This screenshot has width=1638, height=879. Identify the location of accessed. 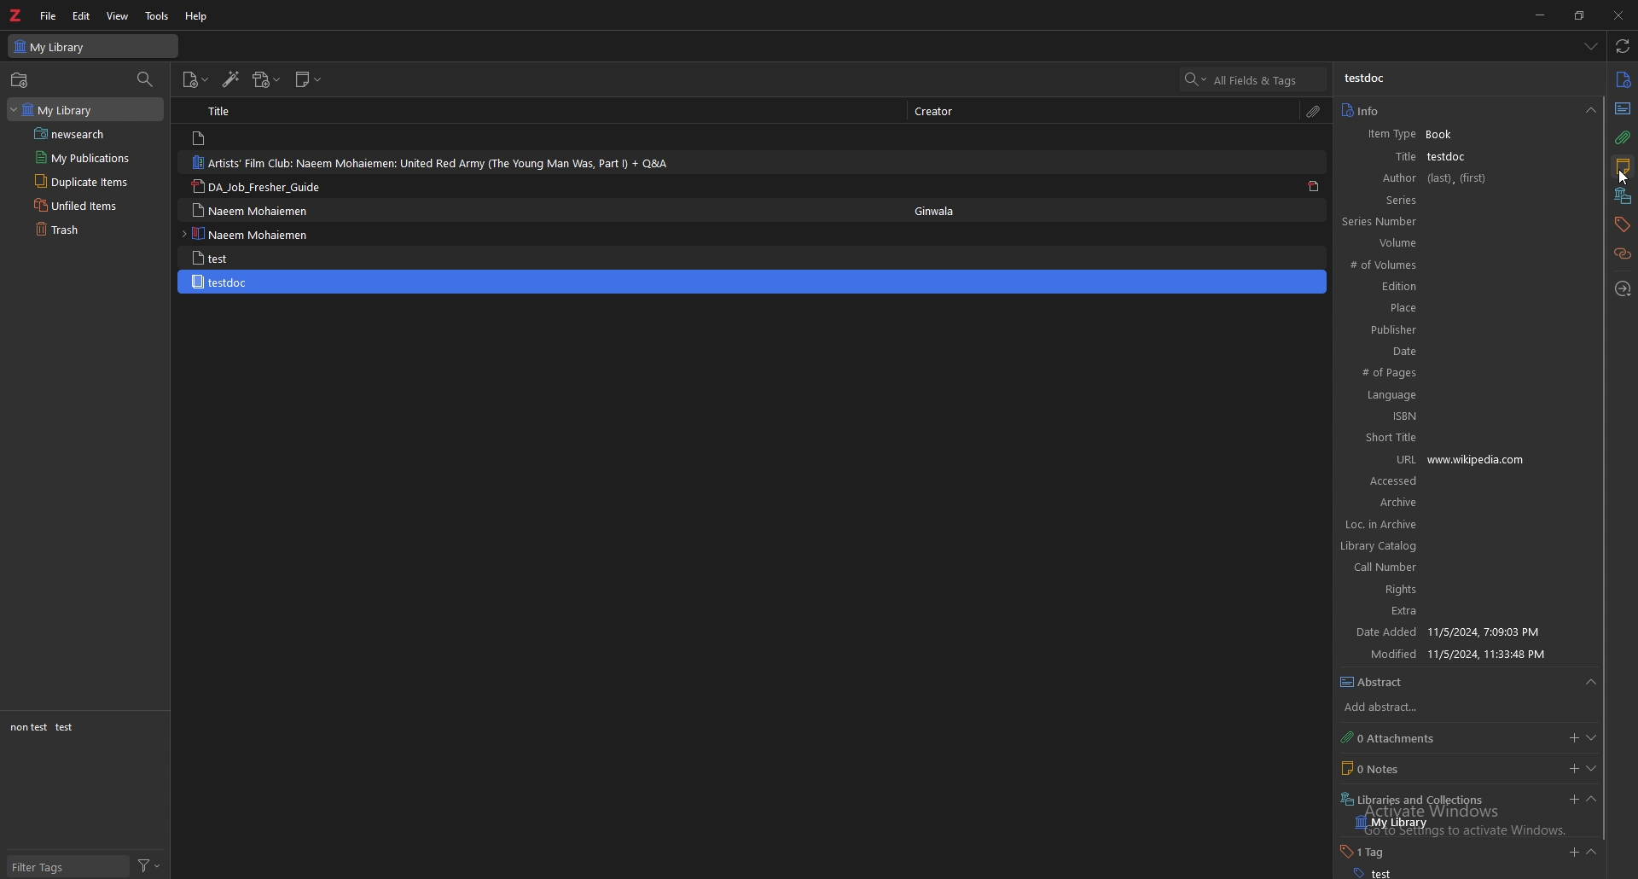
(1457, 484).